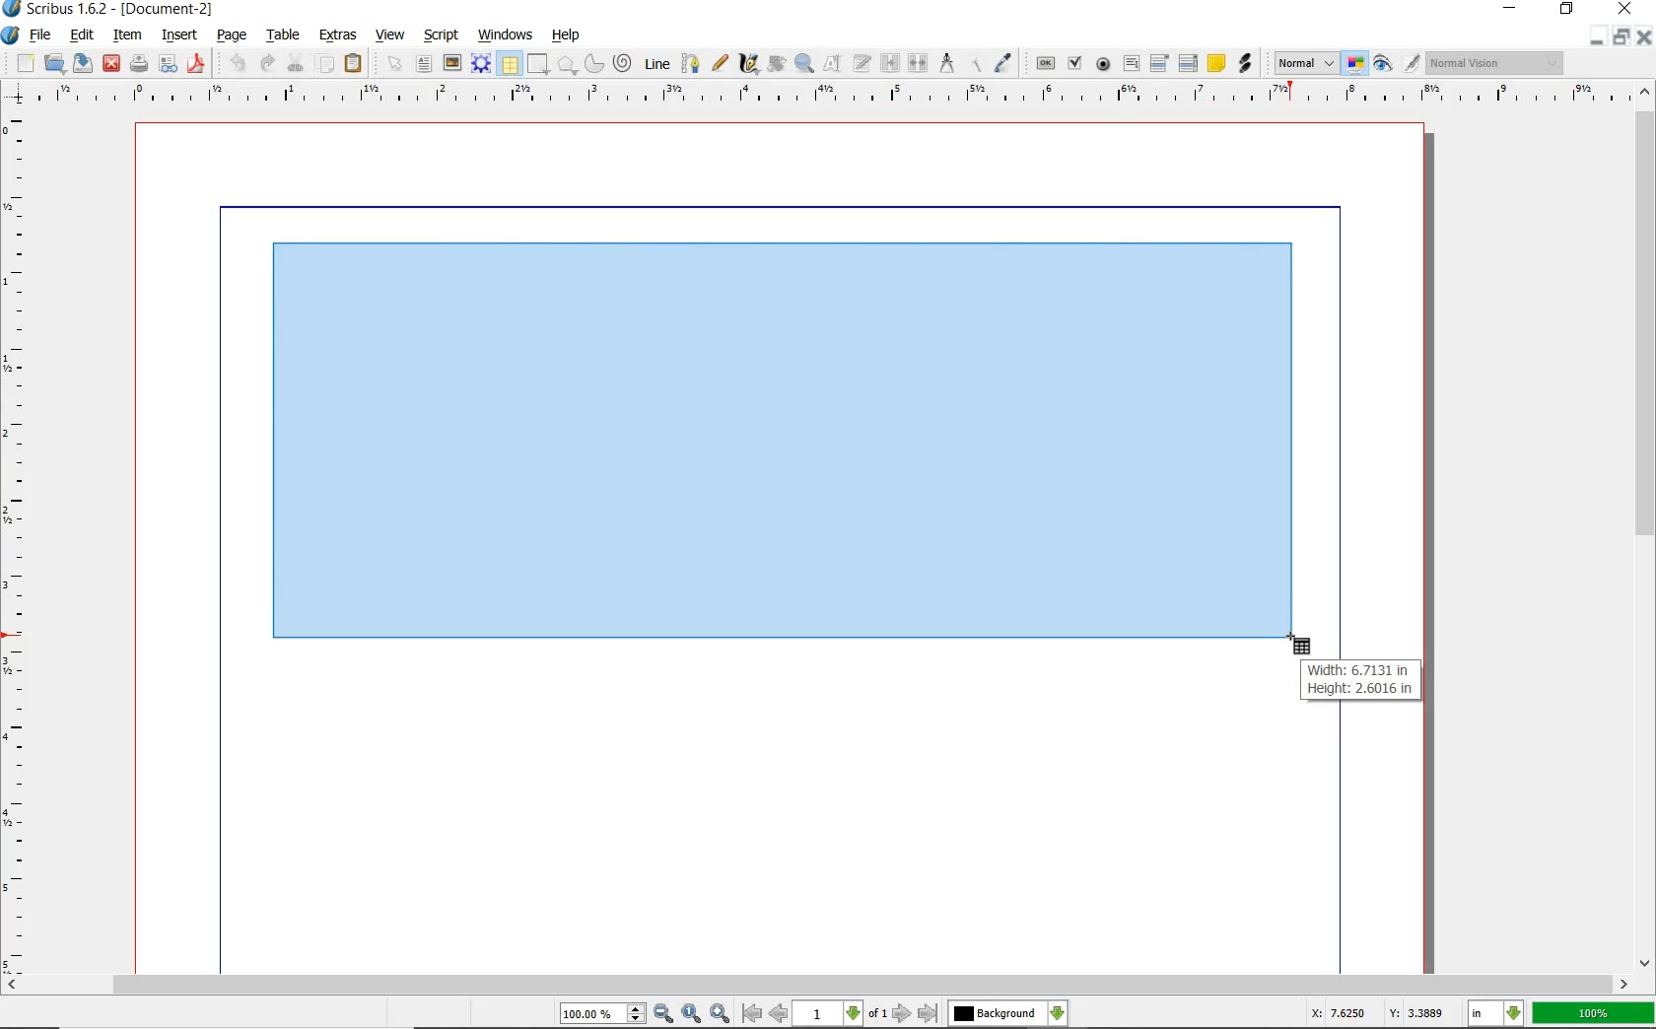 This screenshot has height=1029, width=1656. I want to click on eye dropper, so click(1002, 62).